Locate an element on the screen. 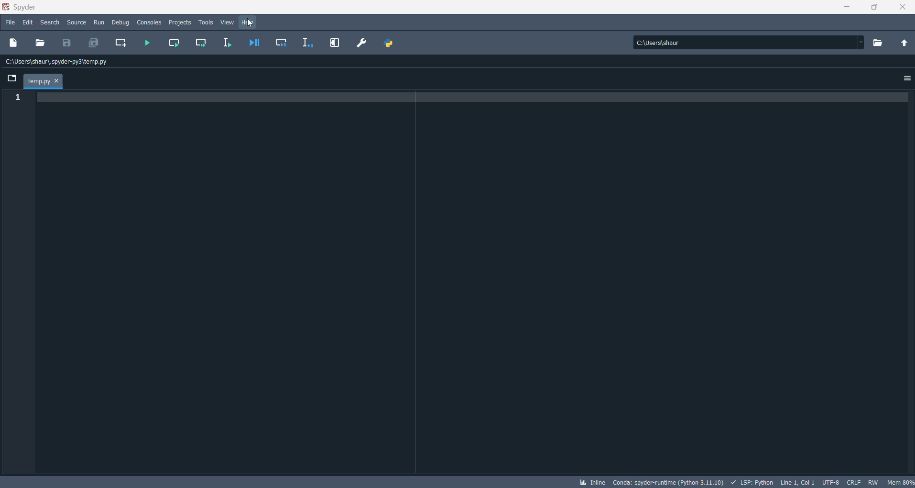 The height and width of the screenshot is (488, 915). debug file is located at coordinates (254, 44).